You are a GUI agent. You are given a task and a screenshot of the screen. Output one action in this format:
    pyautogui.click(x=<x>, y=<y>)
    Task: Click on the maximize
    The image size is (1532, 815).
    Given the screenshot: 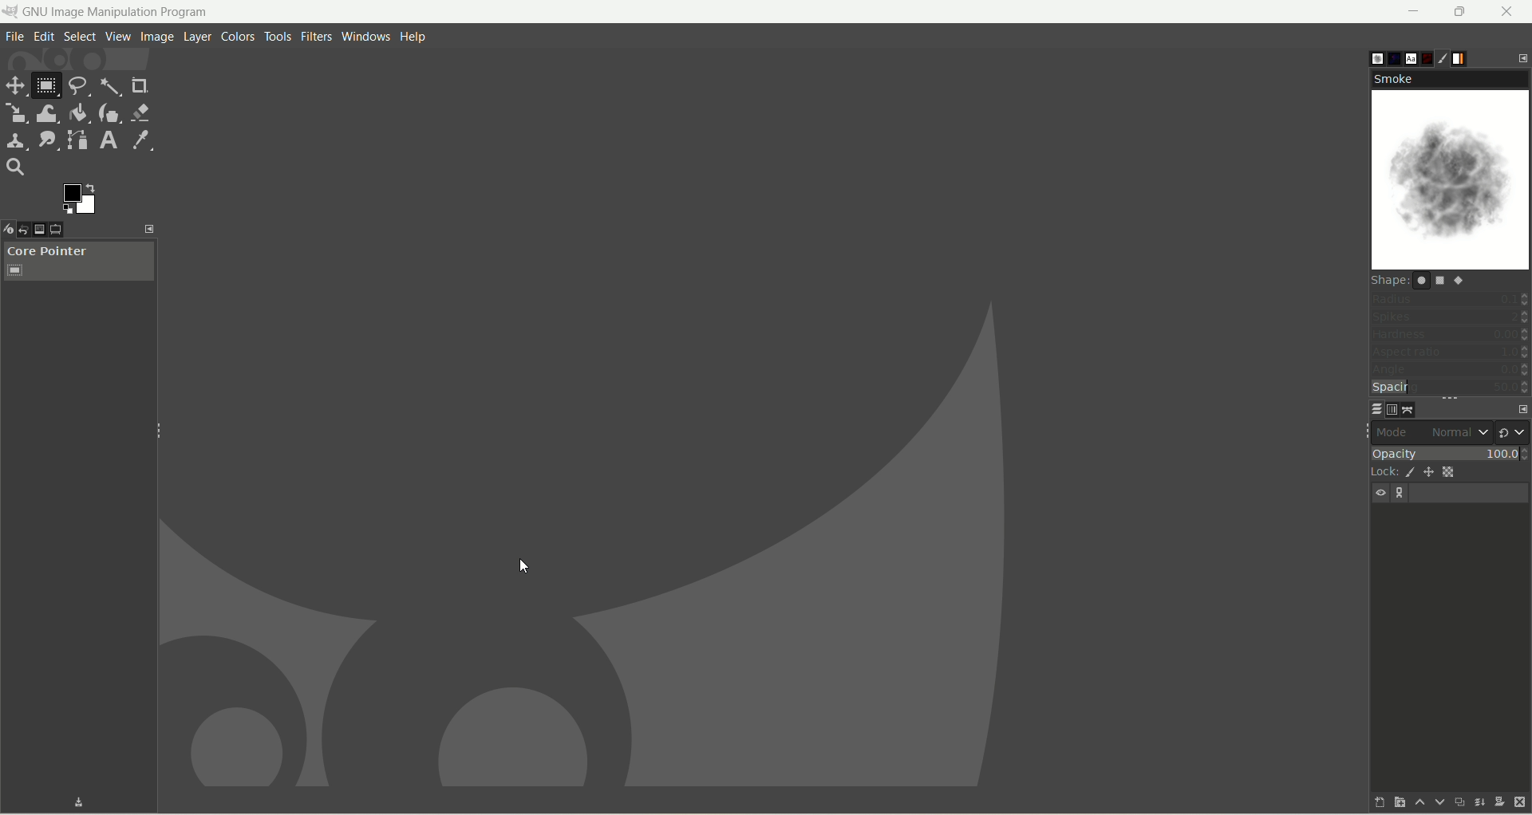 What is the action you would take?
    pyautogui.click(x=1461, y=12)
    